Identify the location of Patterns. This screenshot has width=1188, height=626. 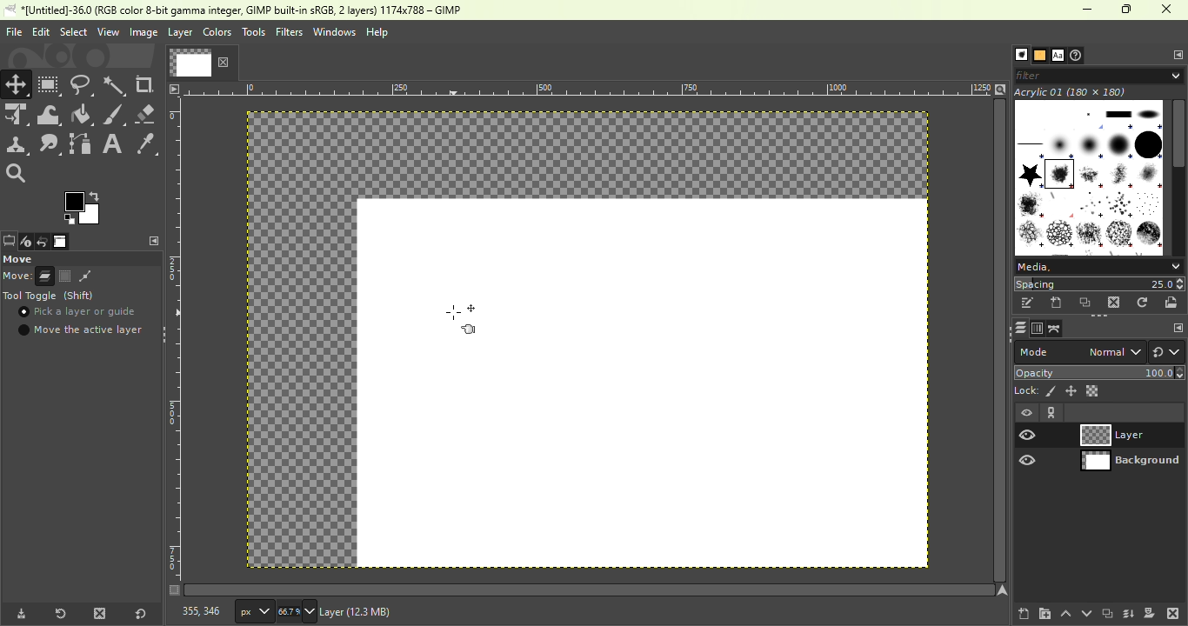
(1038, 54).